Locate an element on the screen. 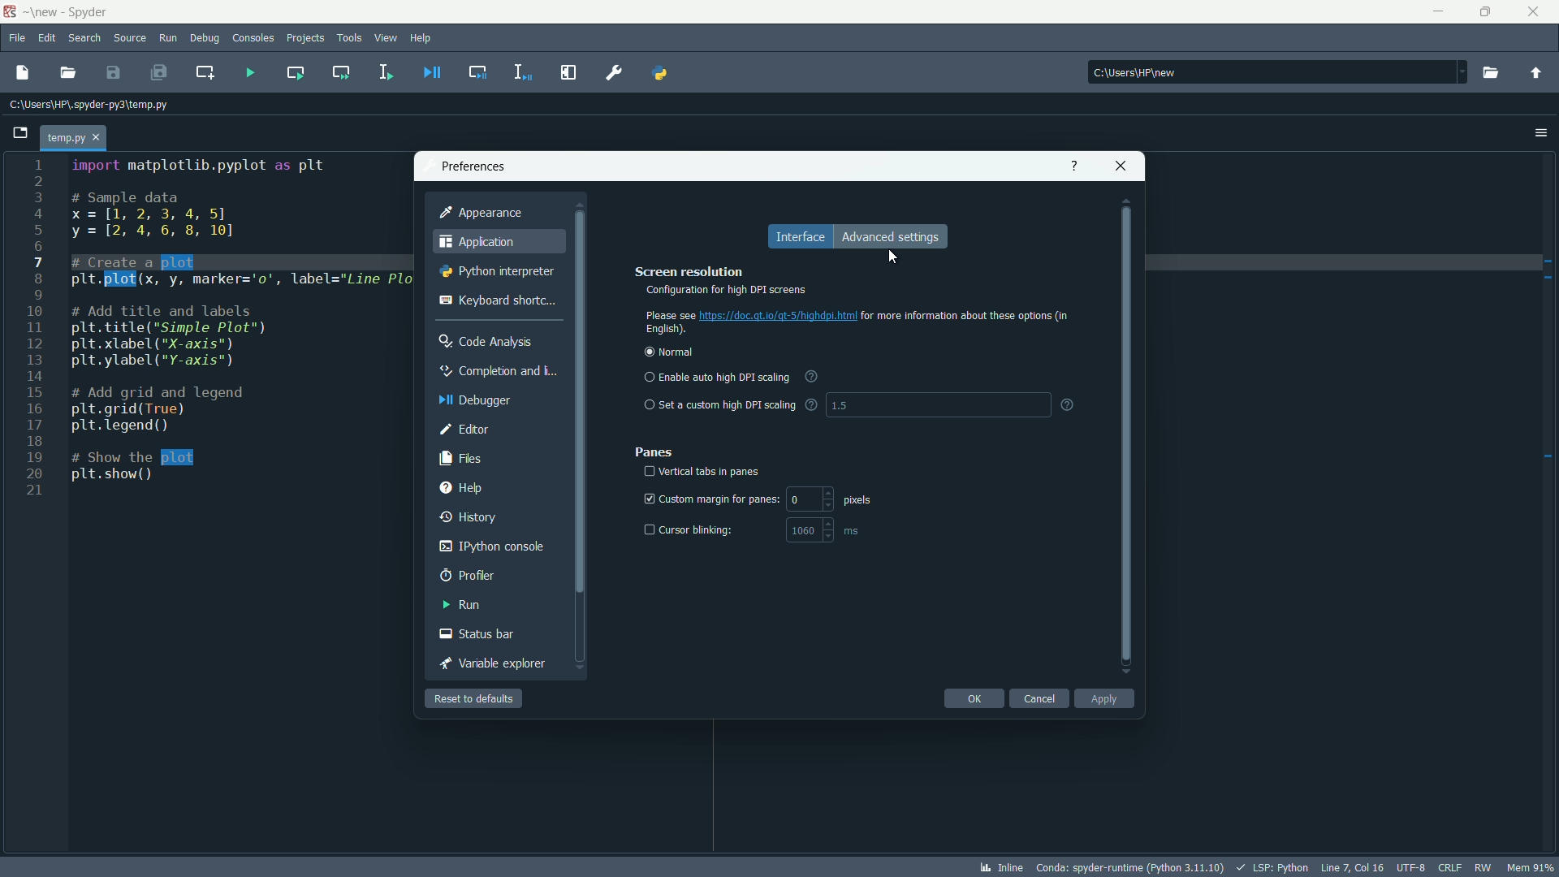 This screenshot has height=877, width=1559. python path manager is located at coordinates (661, 73).